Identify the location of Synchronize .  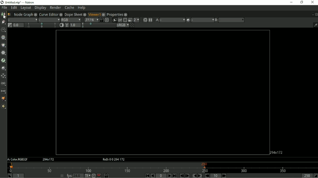
(101, 20).